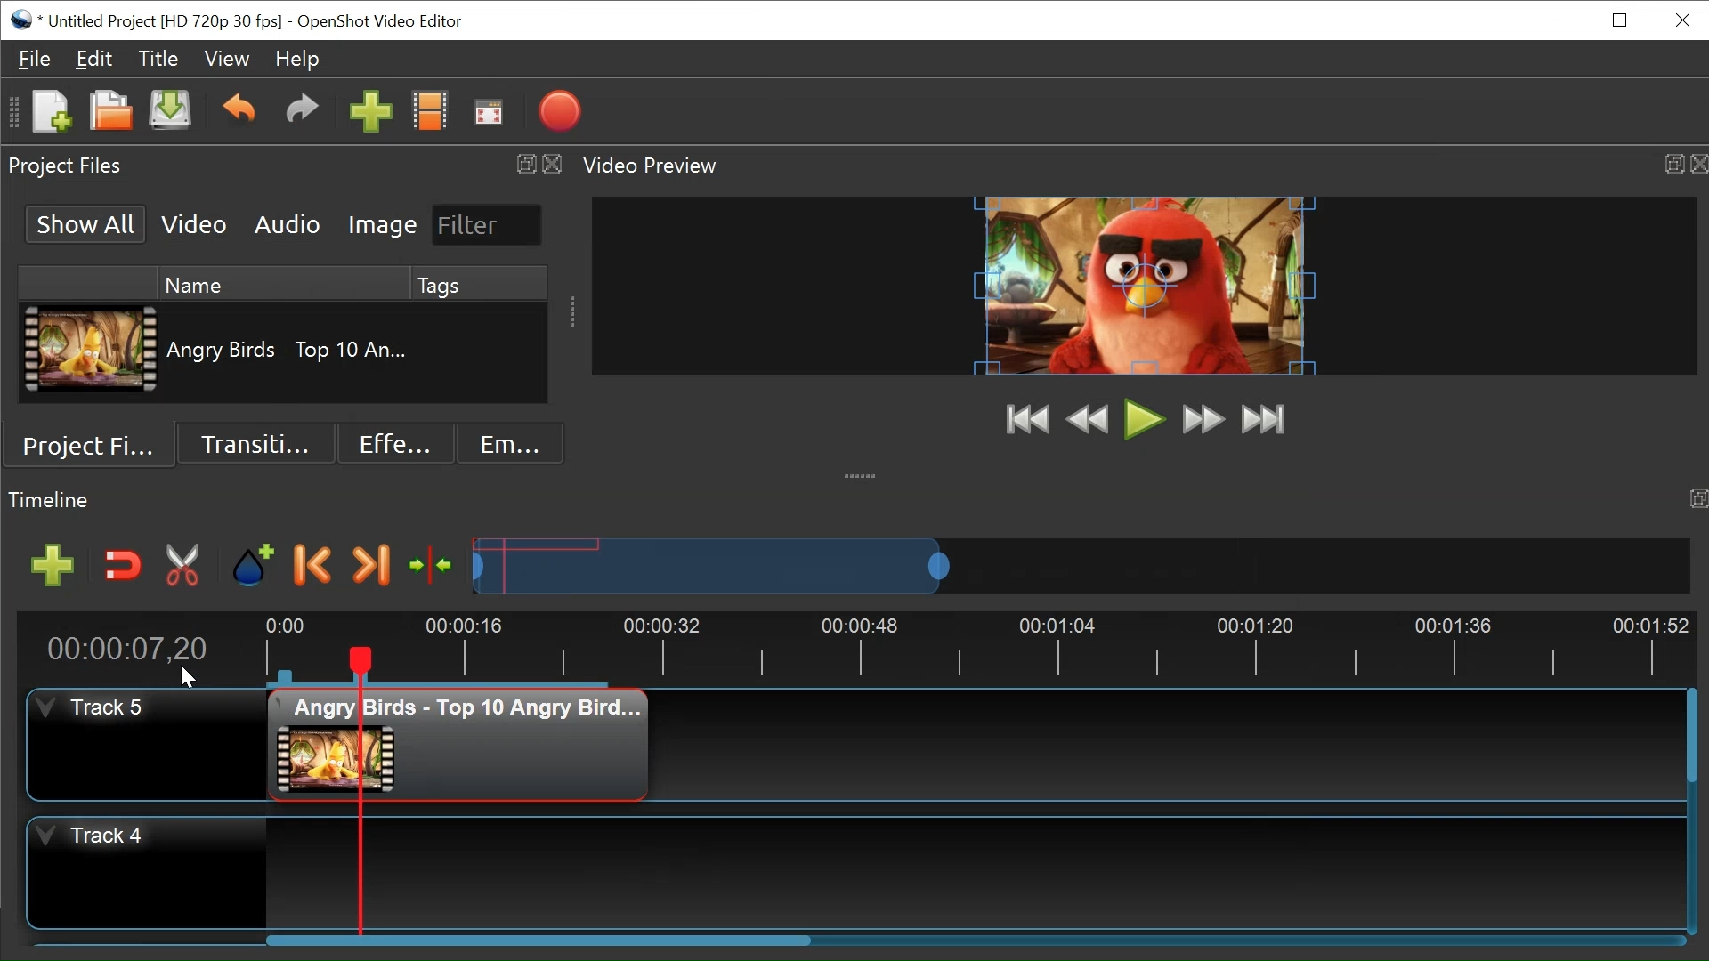 This screenshot has height=961, width=1709. What do you see at coordinates (173, 113) in the screenshot?
I see `Save File` at bounding box center [173, 113].